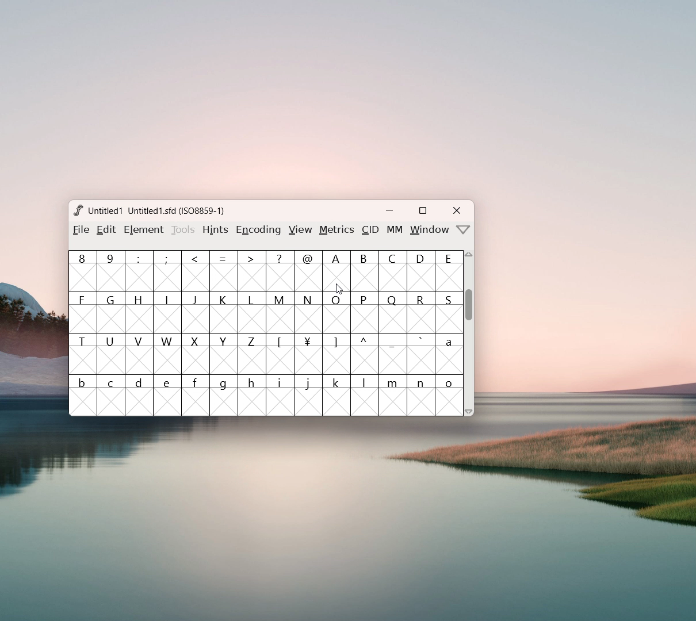  I want to click on =, so click(224, 271).